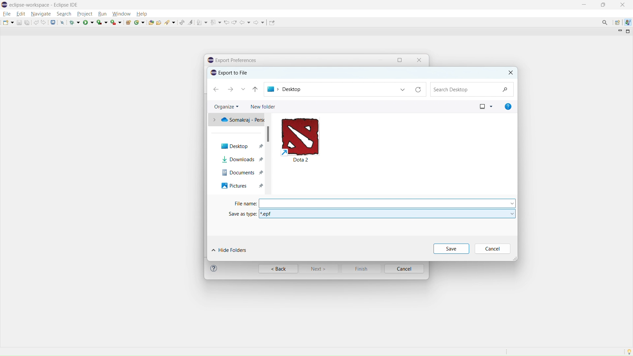 This screenshot has width=633, height=356. Describe the element at coordinates (473, 89) in the screenshot. I see `Search` at that location.